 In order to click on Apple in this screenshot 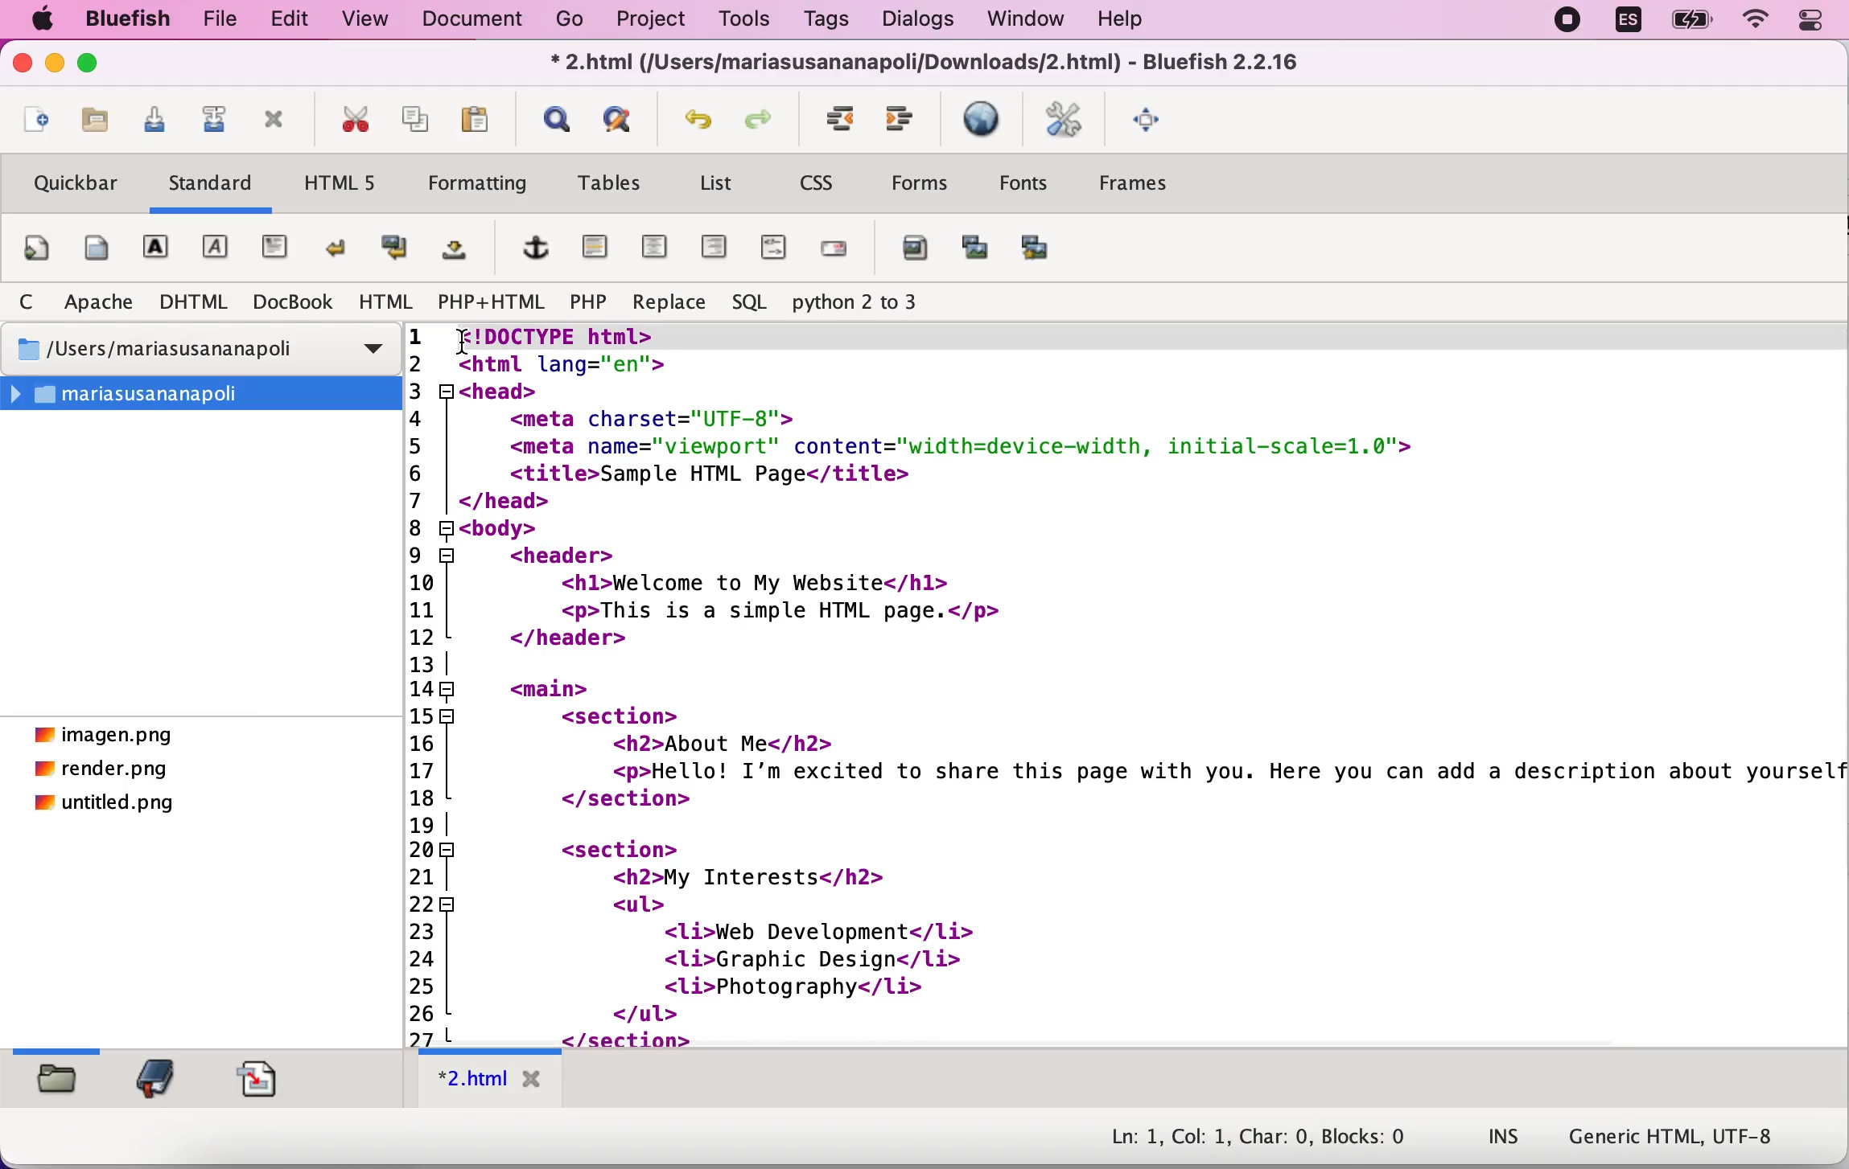, I will do `click(40, 21)`.